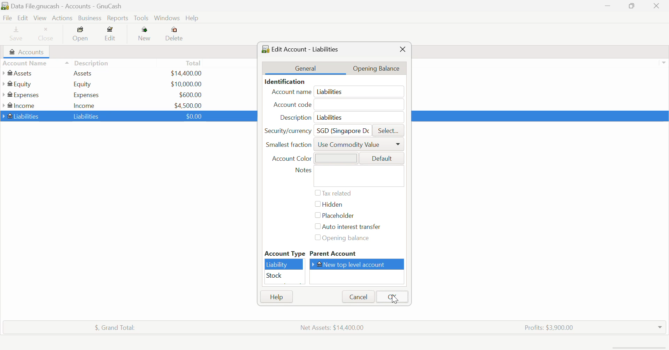 The width and height of the screenshot is (669, 350). Describe the element at coordinates (335, 146) in the screenshot. I see `Smallest fraction: Use Commodity Value` at that location.